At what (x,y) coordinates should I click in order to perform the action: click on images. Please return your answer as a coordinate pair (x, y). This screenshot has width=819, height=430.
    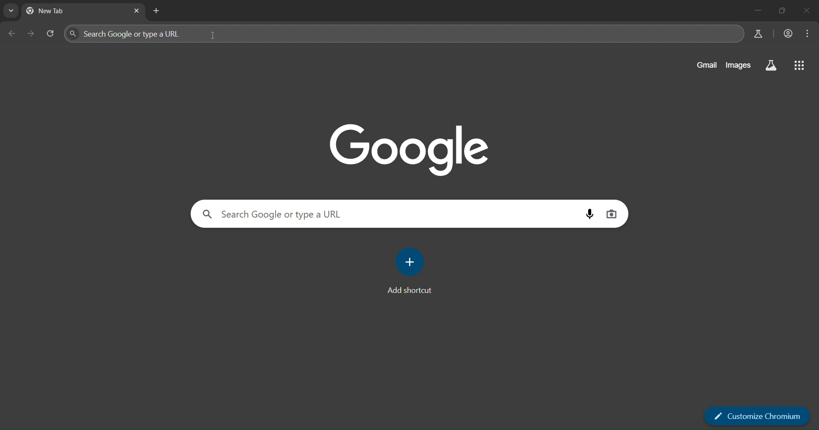
    Looking at the image, I should click on (741, 65).